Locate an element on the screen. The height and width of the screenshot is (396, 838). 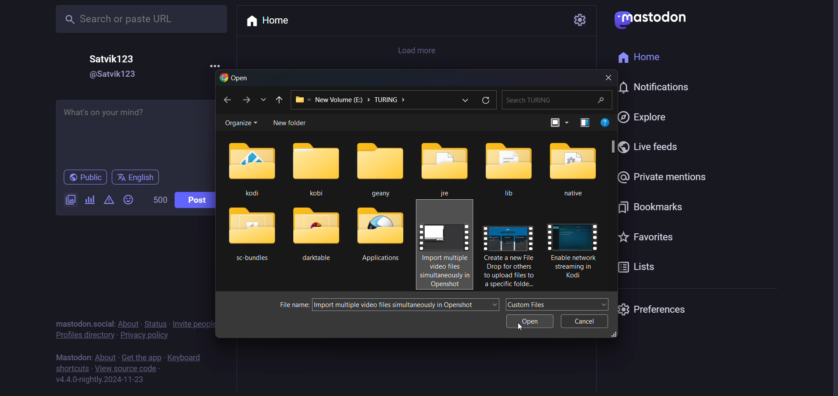
back is located at coordinates (225, 100).